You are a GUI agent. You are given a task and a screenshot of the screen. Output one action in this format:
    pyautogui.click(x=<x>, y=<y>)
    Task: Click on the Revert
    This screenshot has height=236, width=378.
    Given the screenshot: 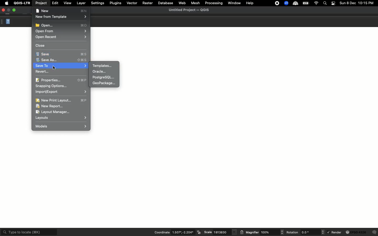 What is the action you would take?
    pyautogui.click(x=41, y=72)
    